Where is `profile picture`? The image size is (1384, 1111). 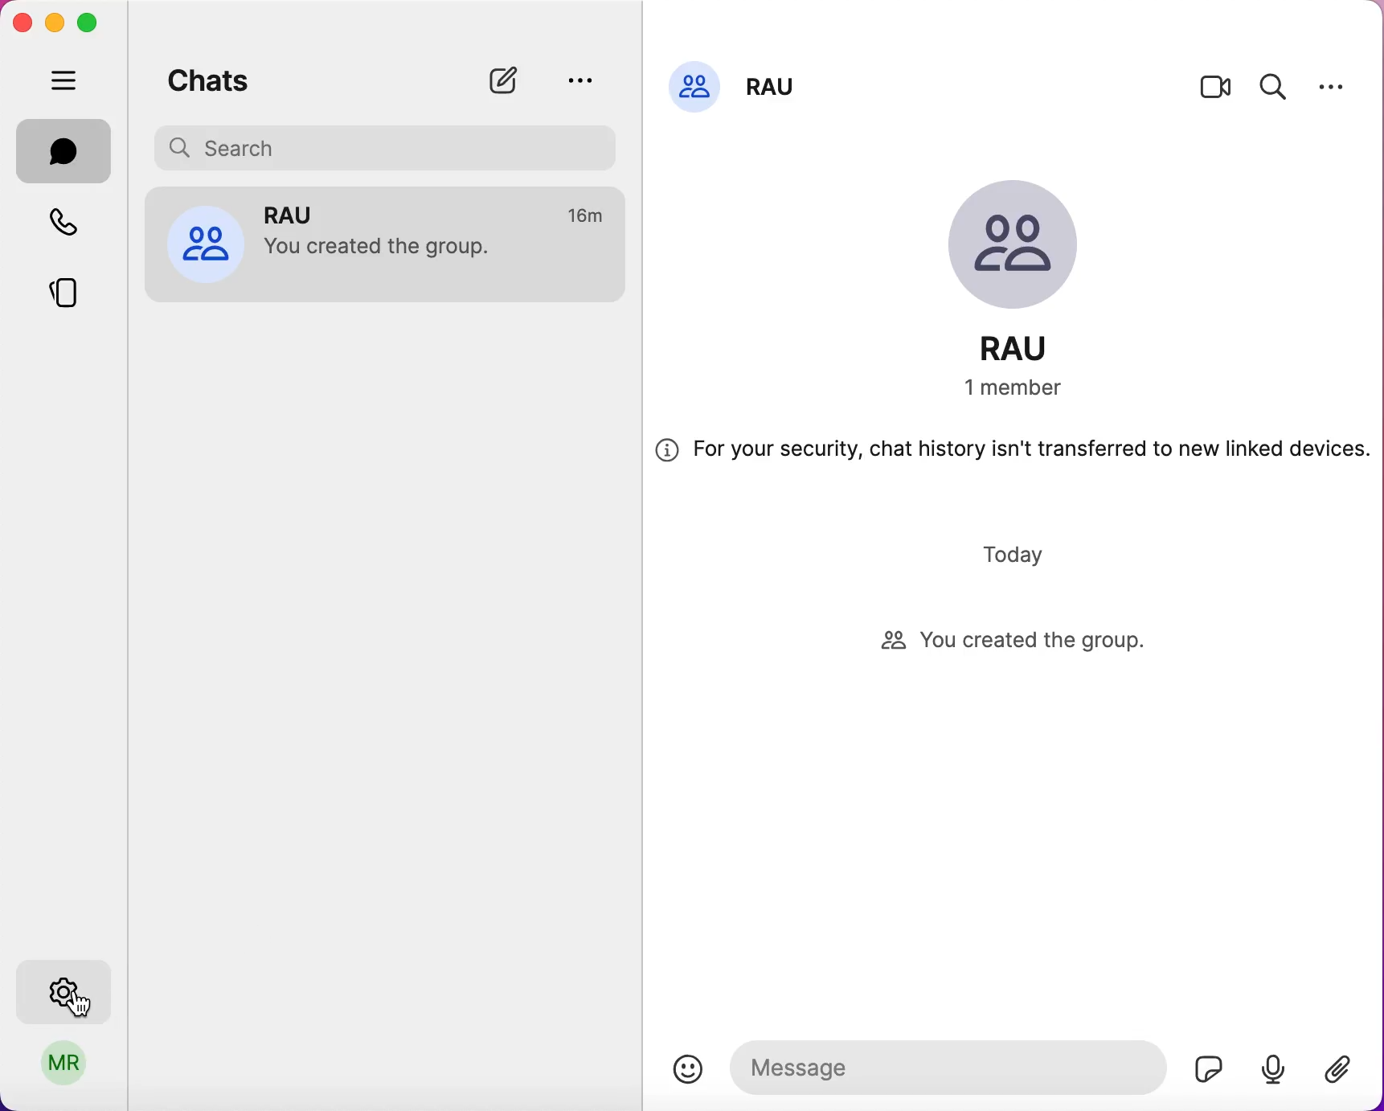 profile picture is located at coordinates (694, 84).